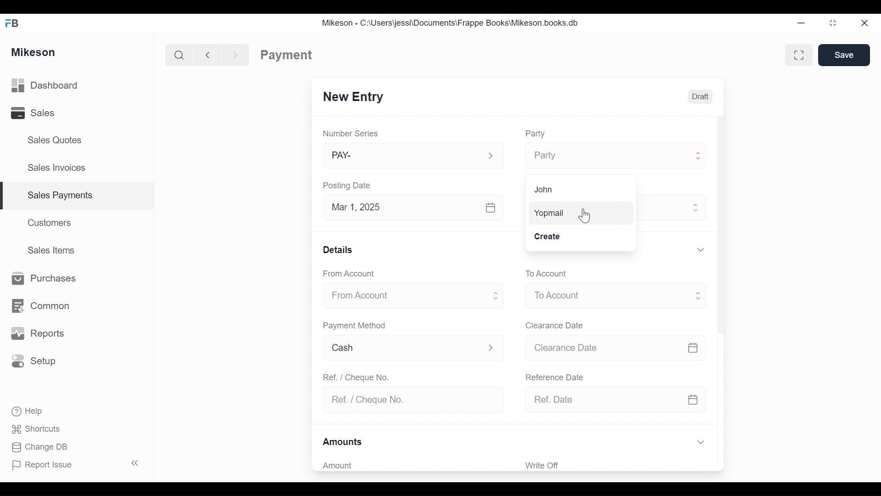  What do you see at coordinates (37, 361) in the screenshot?
I see `Setup` at bounding box center [37, 361].